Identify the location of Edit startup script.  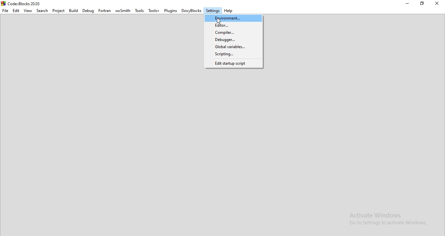
(234, 64).